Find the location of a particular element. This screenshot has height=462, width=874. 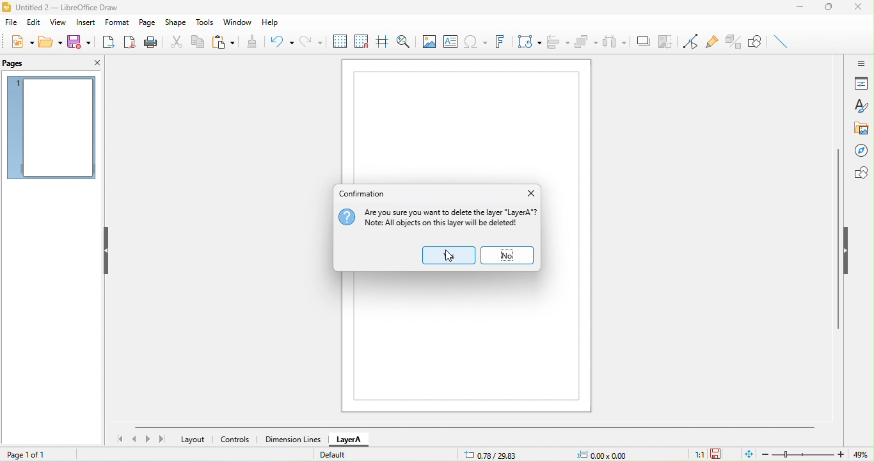

gluepoint function is located at coordinates (711, 42).